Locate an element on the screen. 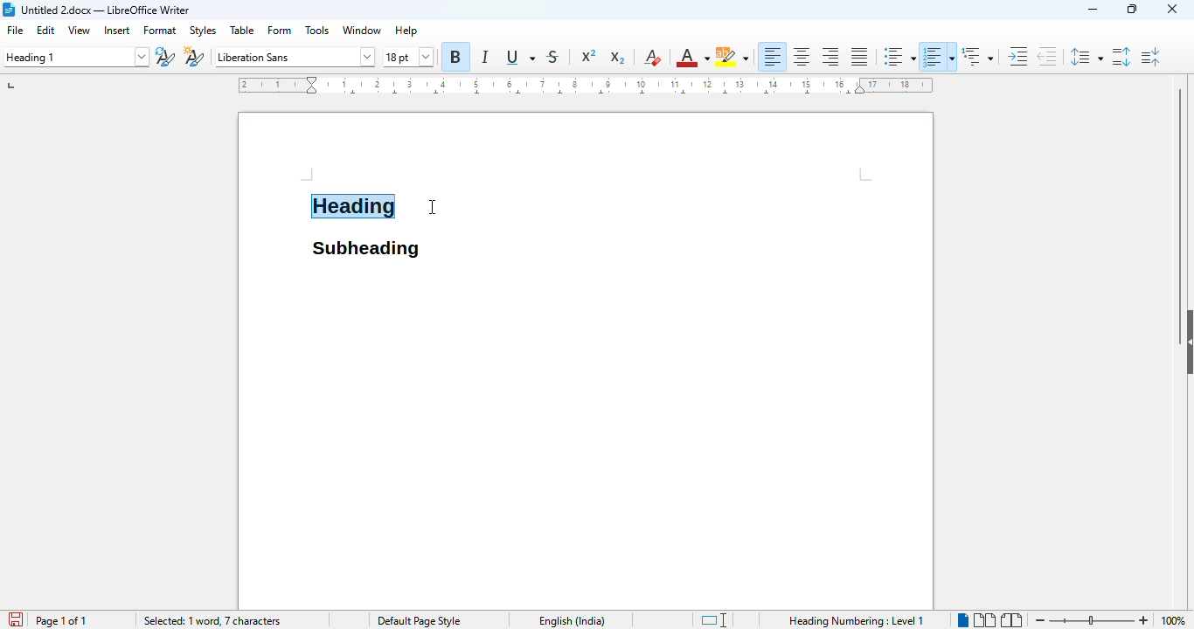  page 1 of 1 is located at coordinates (60, 620).